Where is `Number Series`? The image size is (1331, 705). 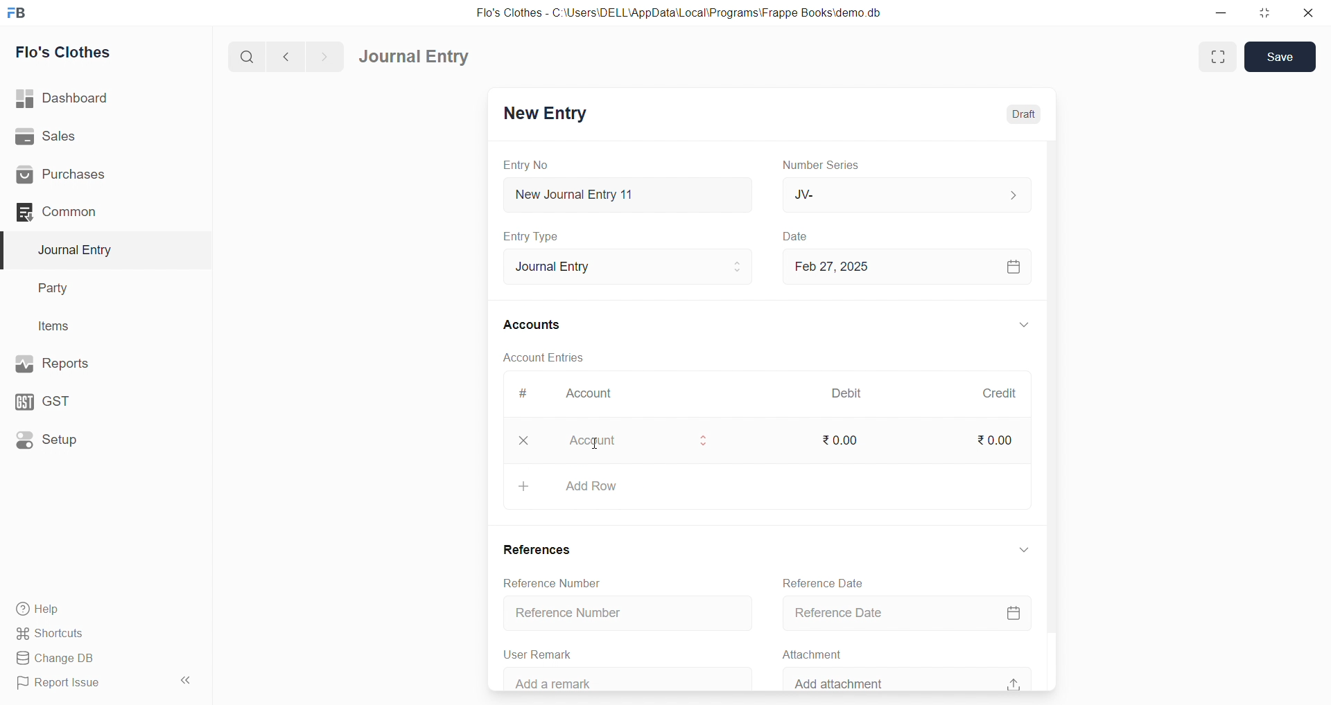 Number Series is located at coordinates (827, 166).